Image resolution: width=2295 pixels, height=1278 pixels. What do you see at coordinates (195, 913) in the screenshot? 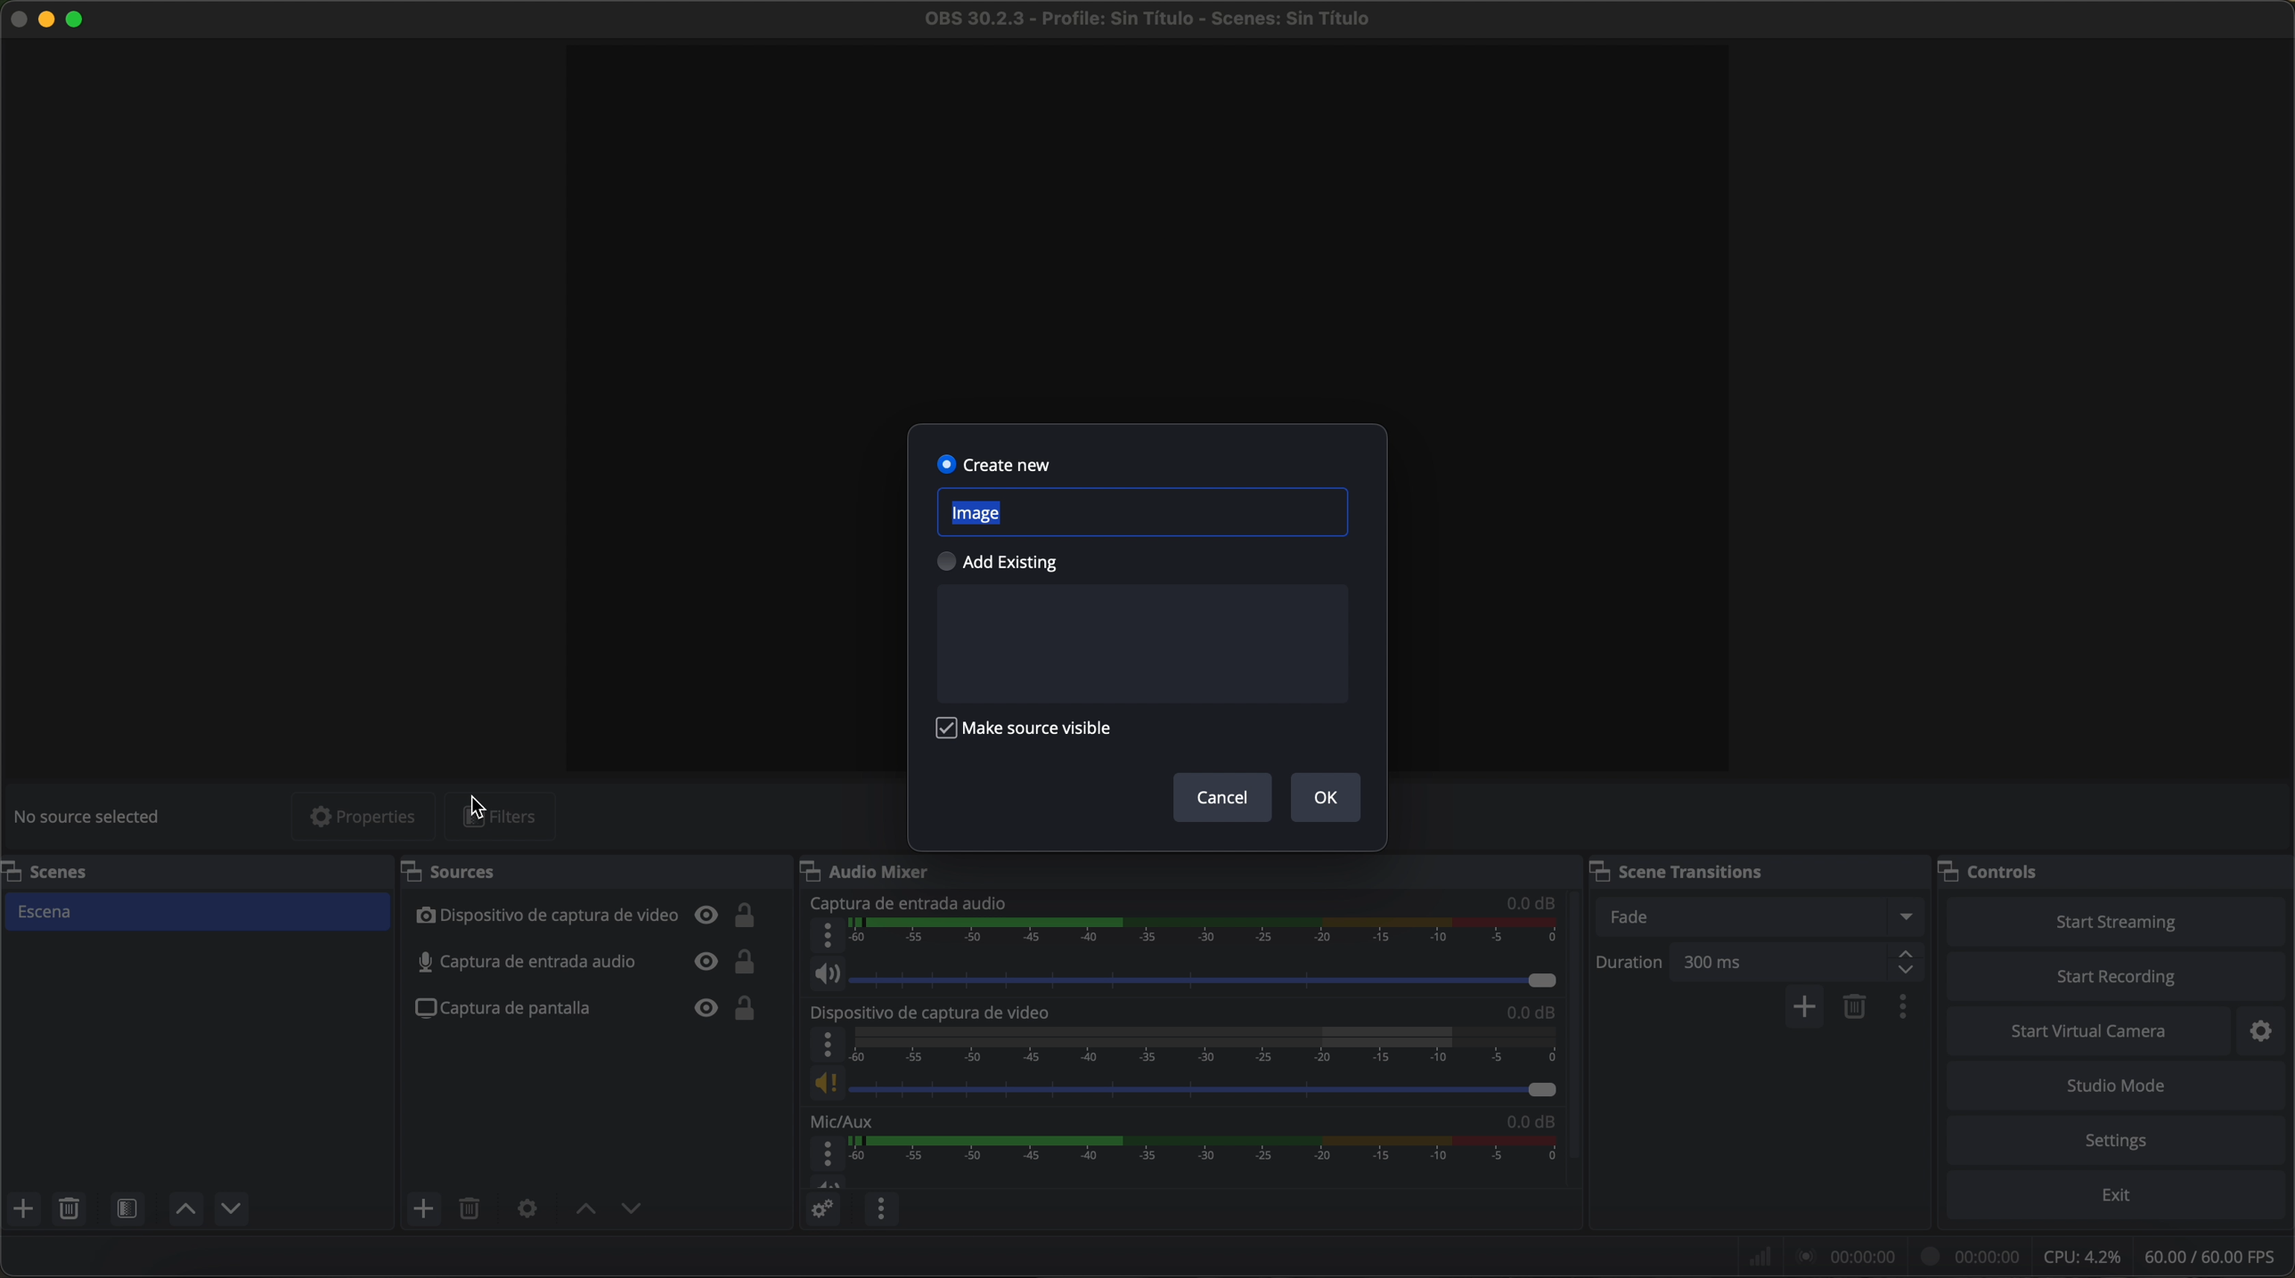
I see `scene` at bounding box center [195, 913].